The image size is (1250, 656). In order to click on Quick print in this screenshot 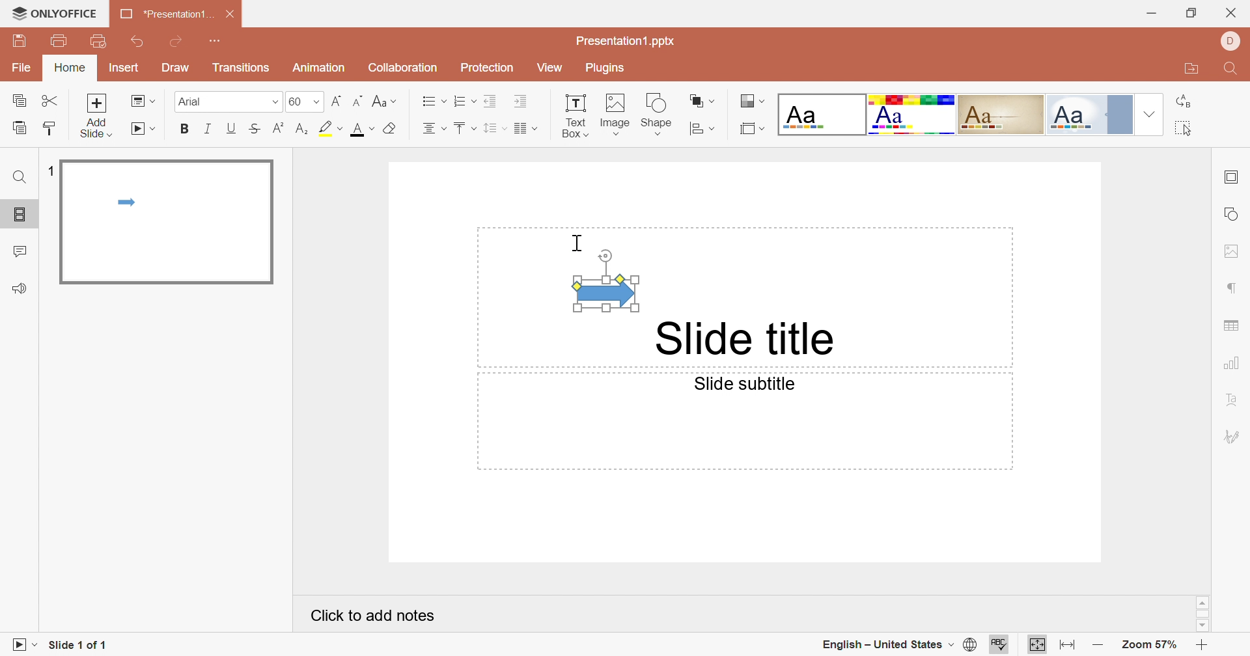, I will do `click(100, 41)`.